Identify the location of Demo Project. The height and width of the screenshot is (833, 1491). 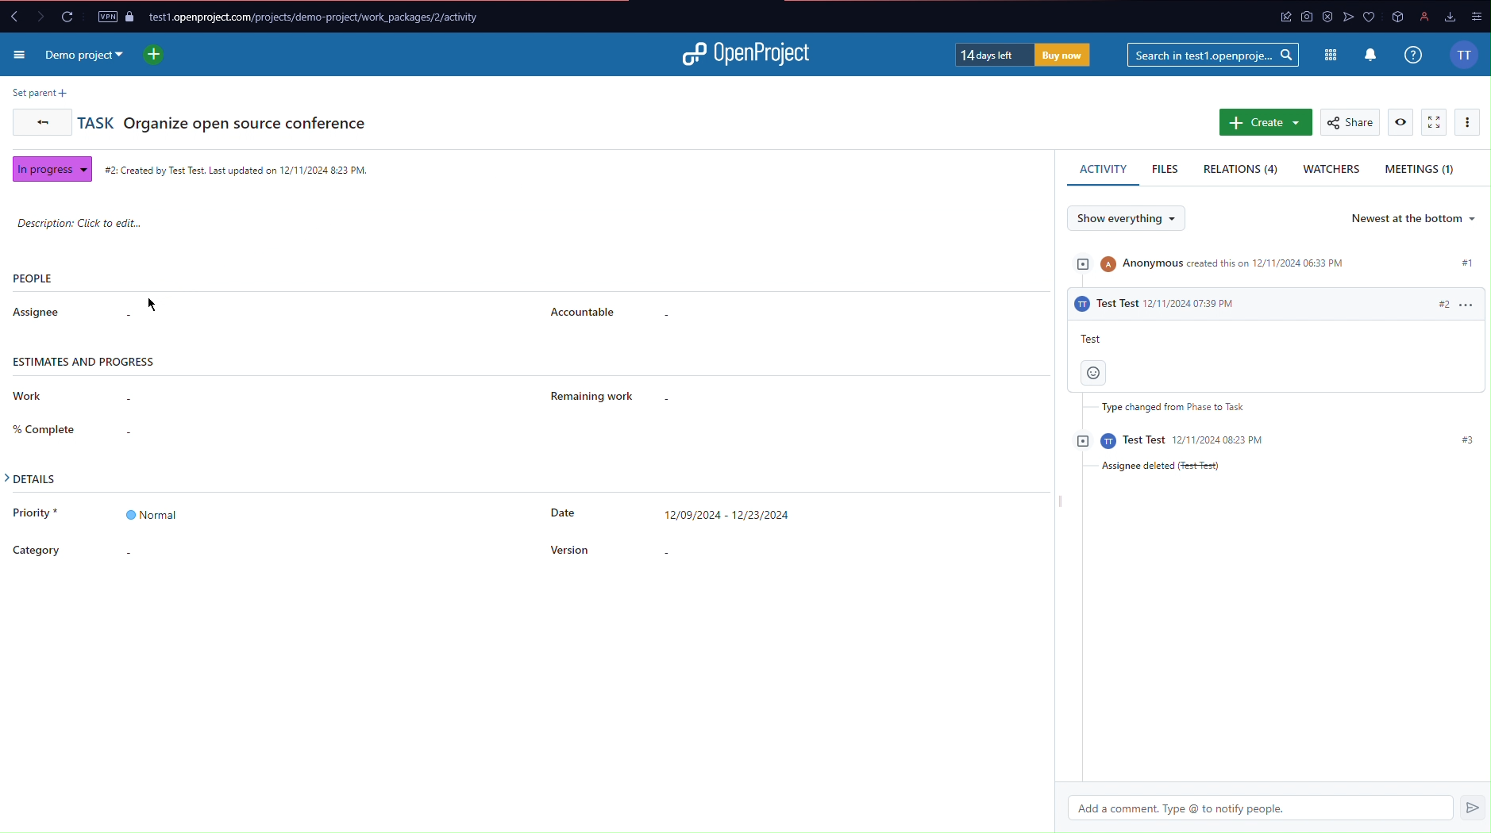
(87, 59).